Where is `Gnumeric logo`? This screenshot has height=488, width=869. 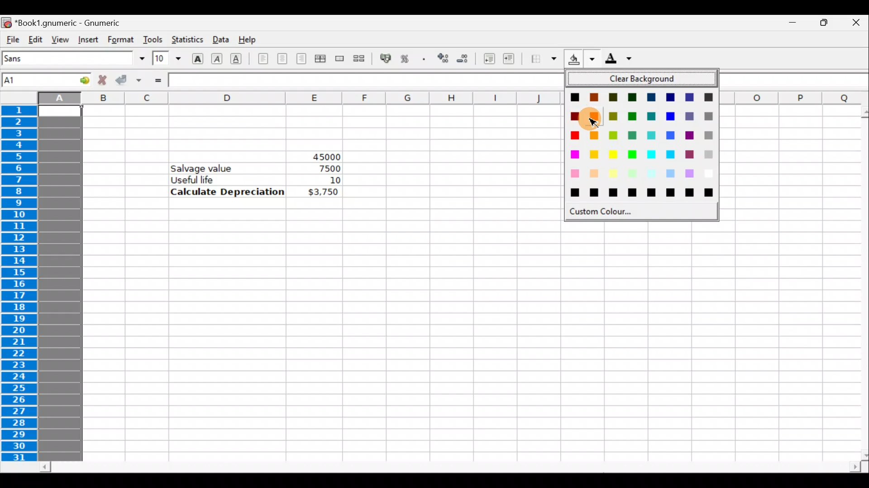
Gnumeric logo is located at coordinates (6, 22).